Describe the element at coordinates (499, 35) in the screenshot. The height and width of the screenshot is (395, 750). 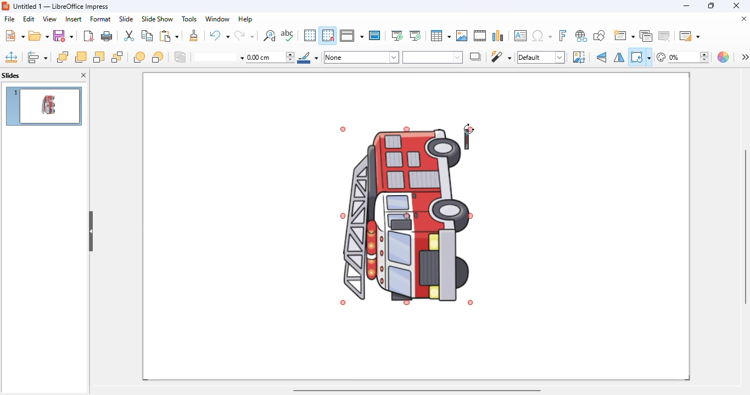
I see `insert chart` at that location.